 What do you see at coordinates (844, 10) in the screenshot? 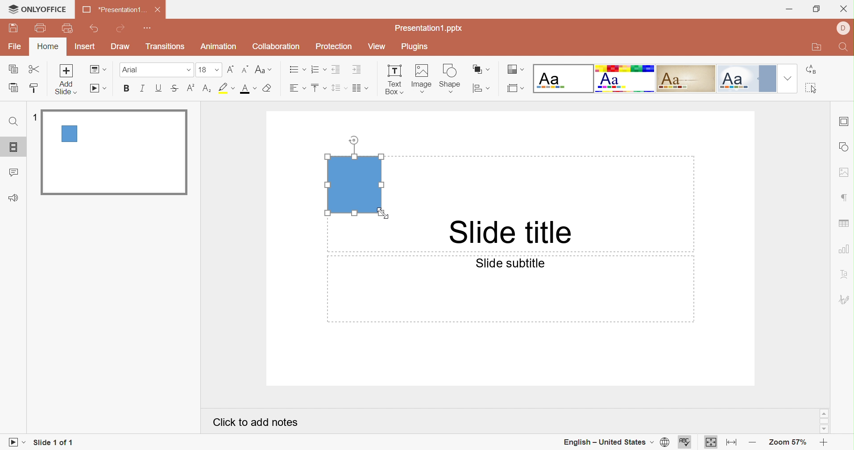
I see `Close` at bounding box center [844, 10].